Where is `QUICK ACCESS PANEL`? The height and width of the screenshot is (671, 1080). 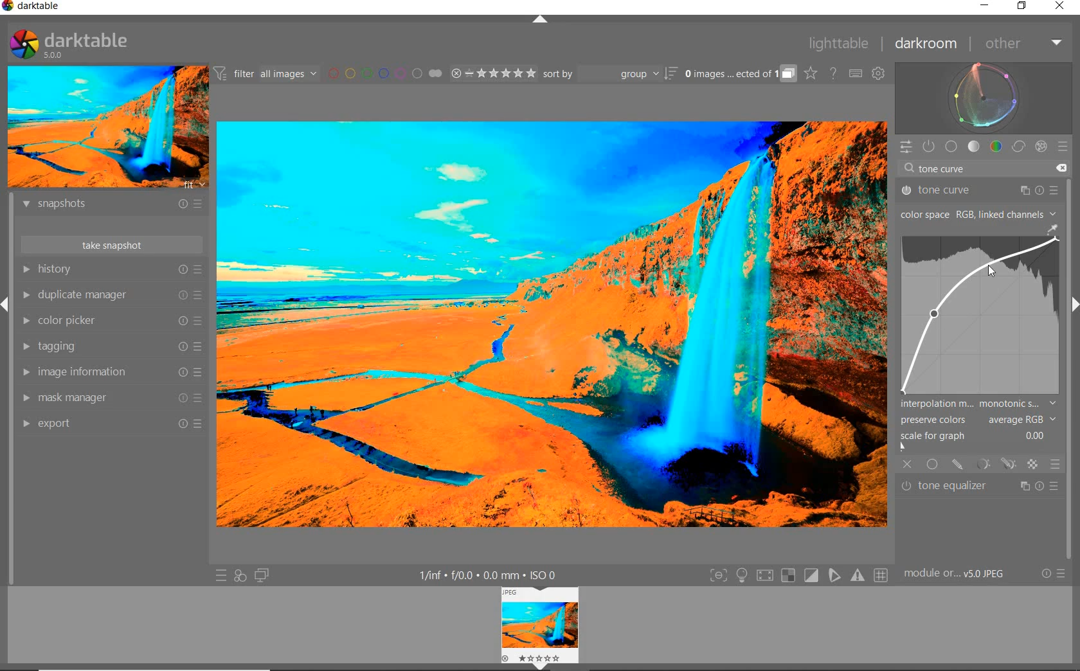
QUICK ACCESS PANEL is located at coordinates (906, 147).